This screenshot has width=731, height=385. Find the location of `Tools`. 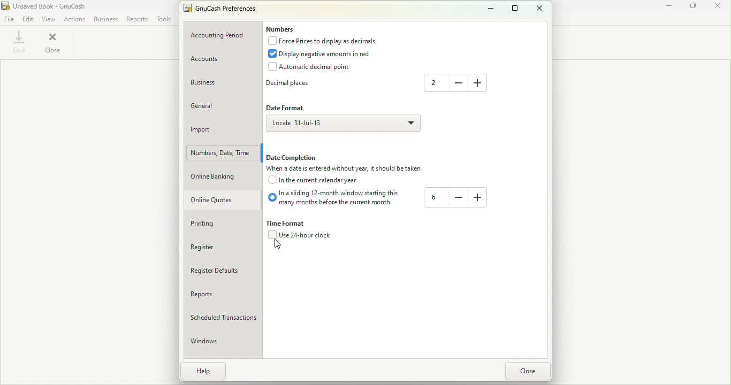

Tools is located at coordinates (164, 20).